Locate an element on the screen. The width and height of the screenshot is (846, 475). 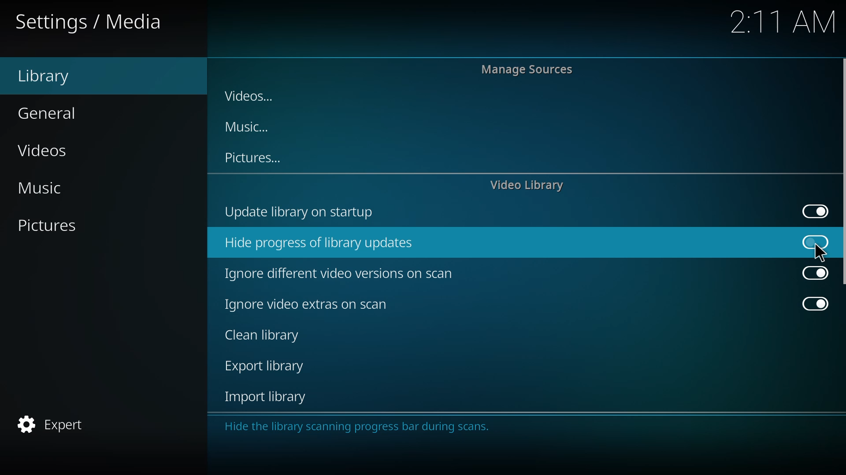
time is located at coordinates (783, 22).